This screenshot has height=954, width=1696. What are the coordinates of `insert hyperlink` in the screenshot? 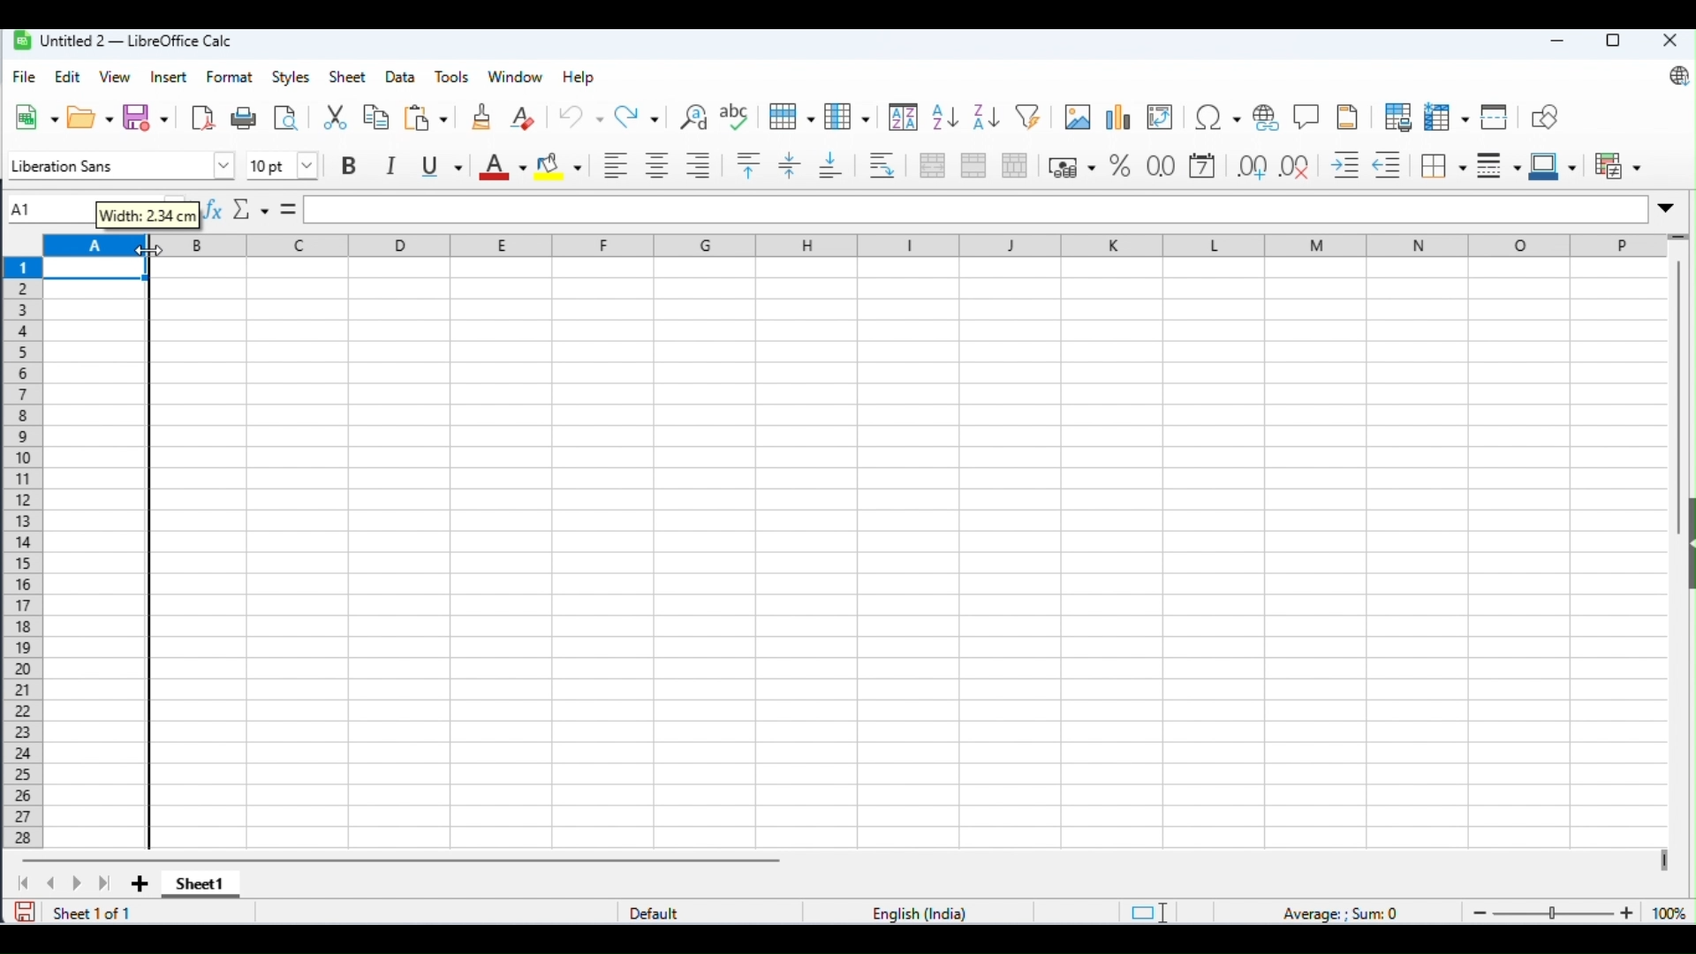 It's located at (1270, 117).